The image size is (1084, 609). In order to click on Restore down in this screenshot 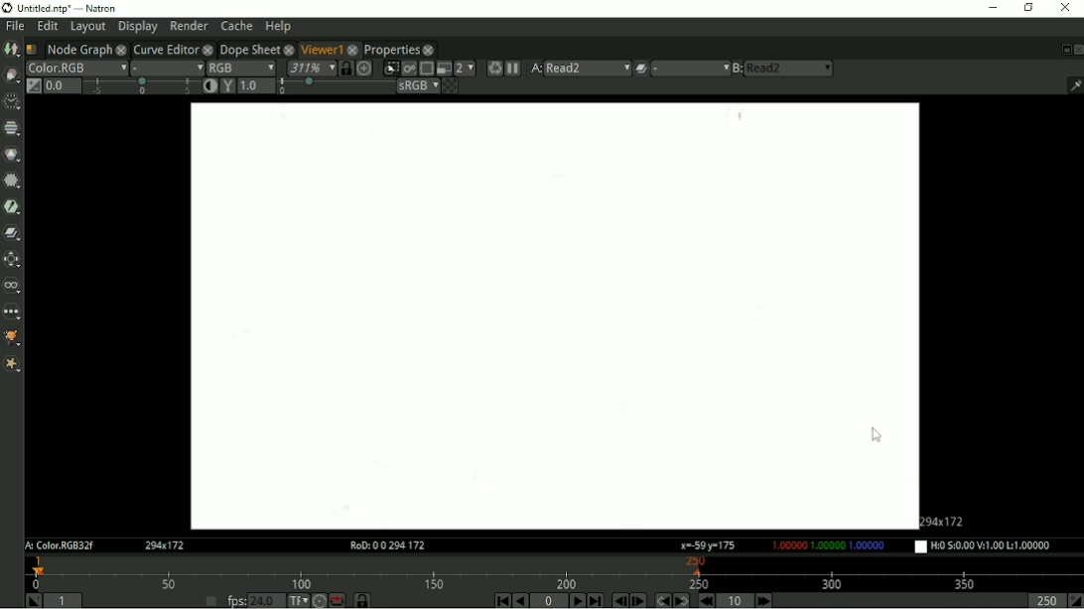, I will do `click(1028, 9)`.